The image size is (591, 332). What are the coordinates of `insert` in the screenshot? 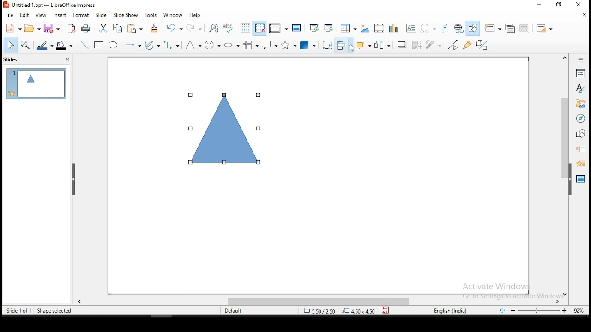 It's located at (60, 15).